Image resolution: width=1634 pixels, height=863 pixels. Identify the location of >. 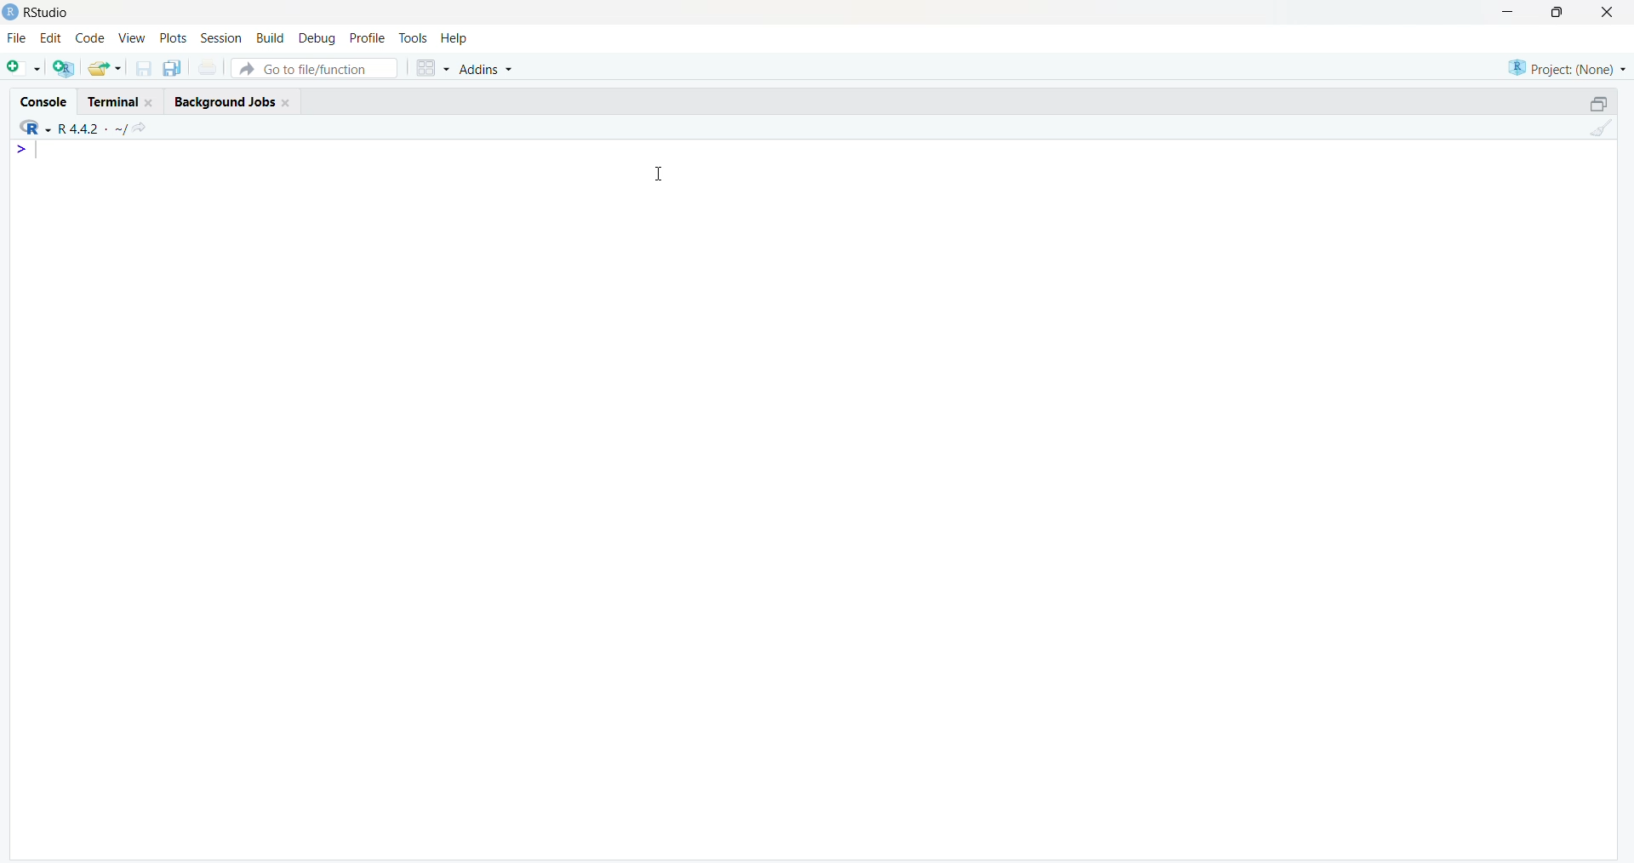
(22, 151).